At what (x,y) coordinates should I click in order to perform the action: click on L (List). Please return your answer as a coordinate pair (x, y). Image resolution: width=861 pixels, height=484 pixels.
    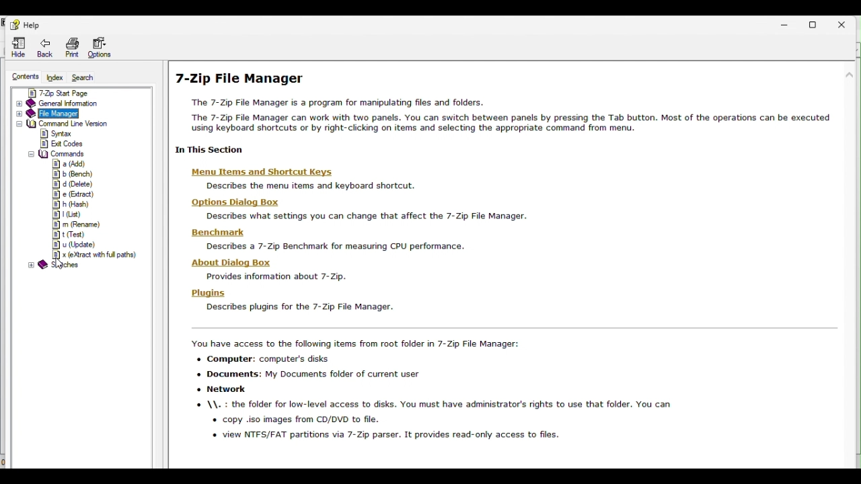
    Looking at the image, I should click on (73, 214).